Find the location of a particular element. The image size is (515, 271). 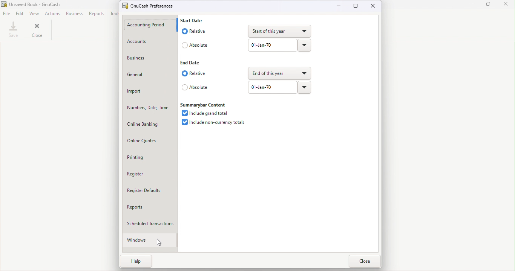

Printing is located at coordinates (150, 157).